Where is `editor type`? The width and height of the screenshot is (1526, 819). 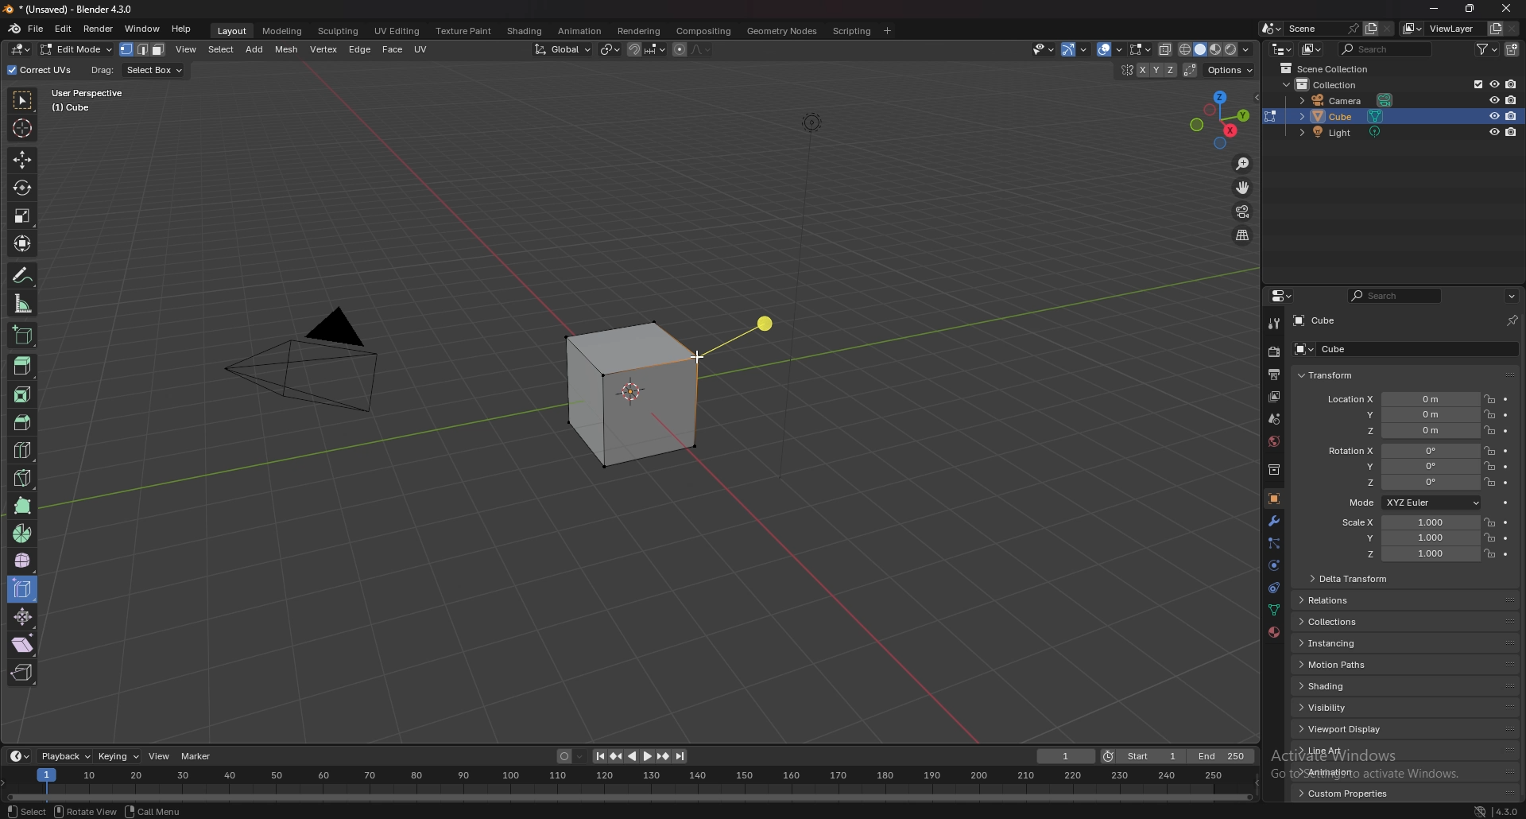 editor type is located at coordinates (20, 49).